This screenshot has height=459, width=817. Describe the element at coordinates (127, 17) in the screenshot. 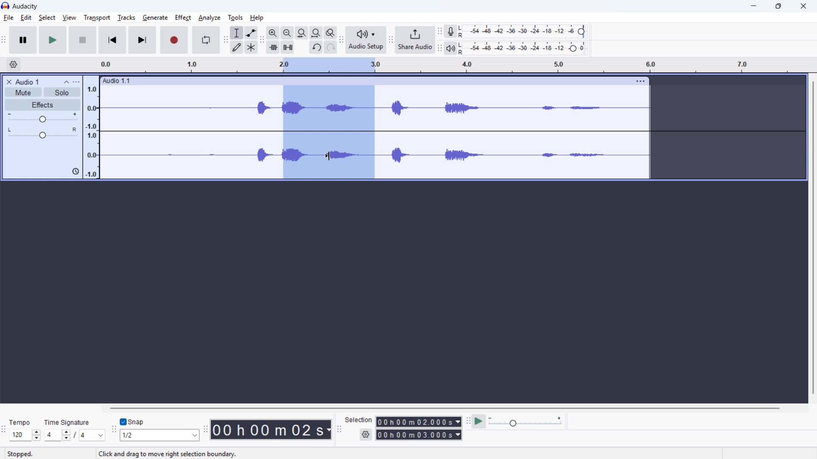

I see `Tracks` at that location.